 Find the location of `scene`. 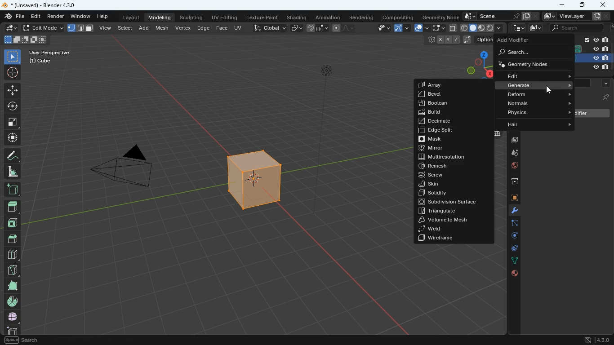

scene is located at coordinates (501, 15).